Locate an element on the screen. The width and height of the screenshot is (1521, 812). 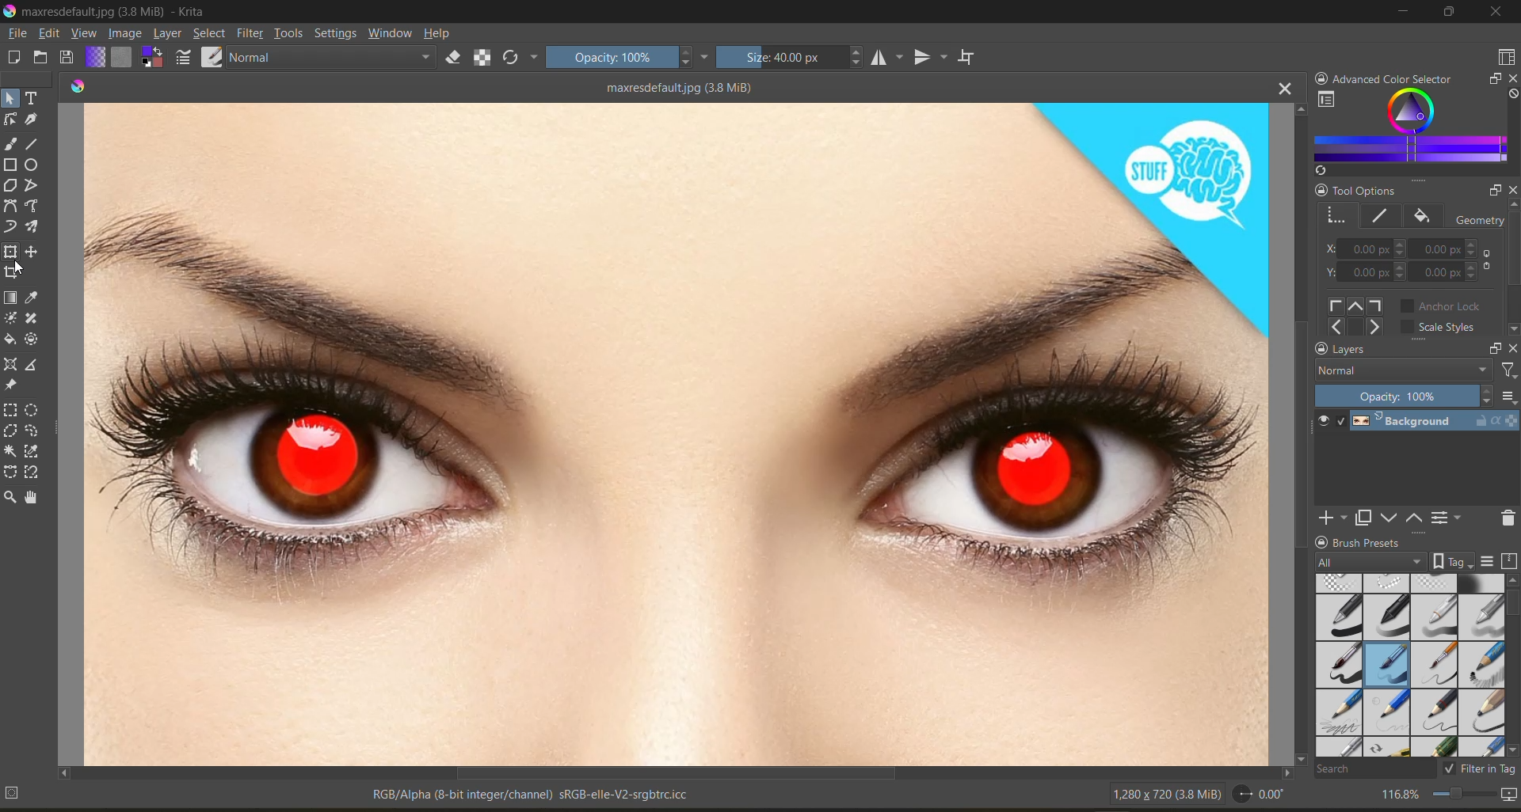
lock docker is located at coordinates (1320, 349).